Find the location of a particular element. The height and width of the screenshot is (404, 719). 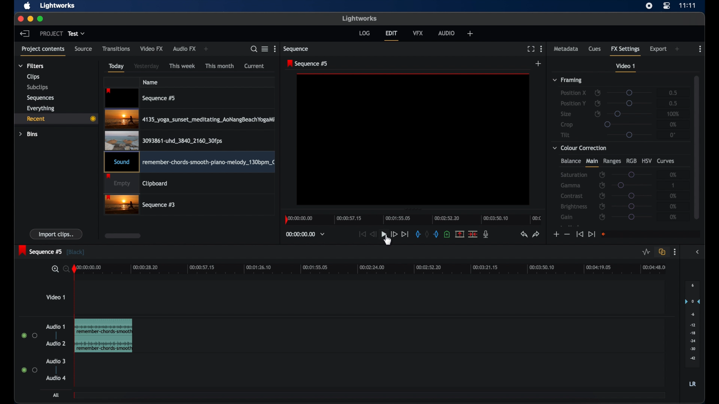

scroll bar is located at coordinates (697, 147).